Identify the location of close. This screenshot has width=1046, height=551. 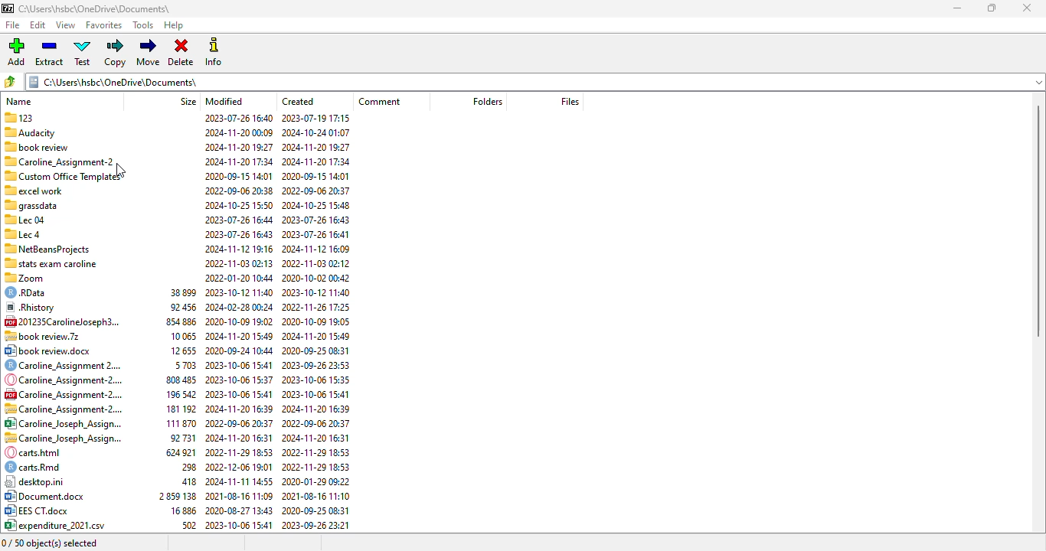
(1028, 8).